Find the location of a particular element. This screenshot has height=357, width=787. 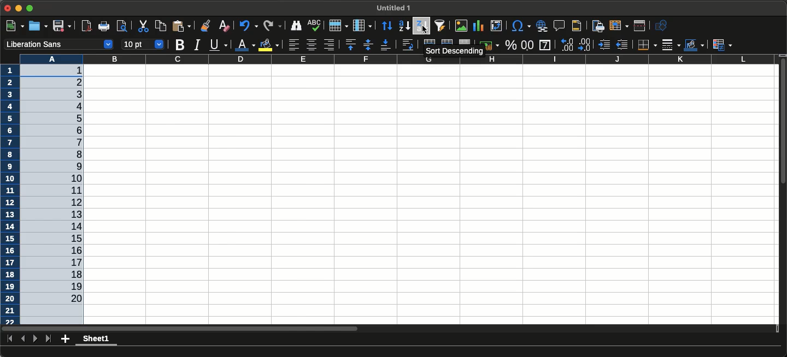

Conditional  is located at coordinates (723, 44).